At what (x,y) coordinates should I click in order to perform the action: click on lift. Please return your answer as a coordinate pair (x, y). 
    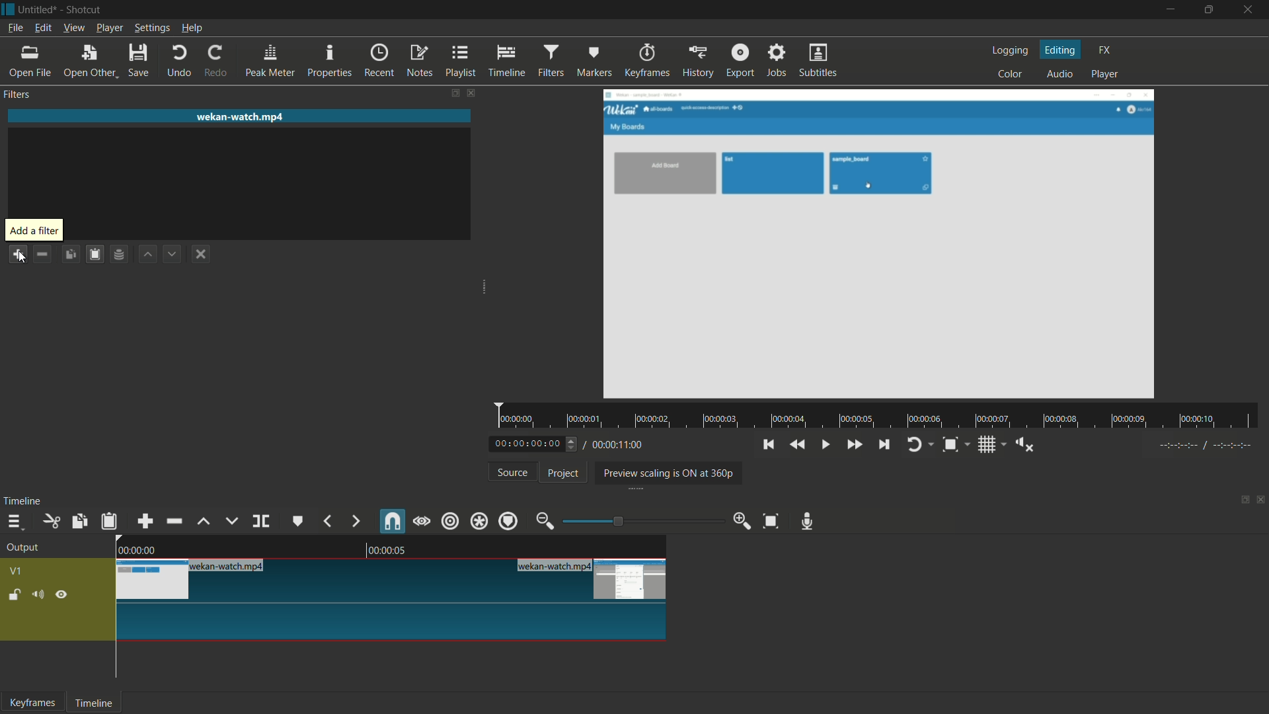
    Looking at the image, I should click on (204, 521).